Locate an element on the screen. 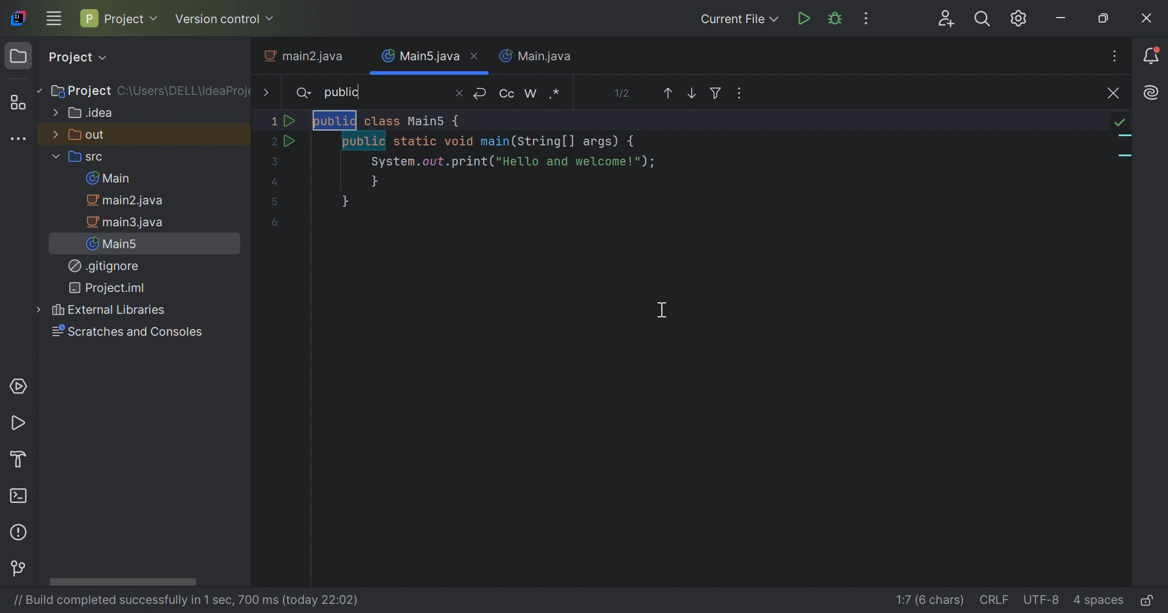 The image size is (1168, 613). More is located at coordinates (263, 93).